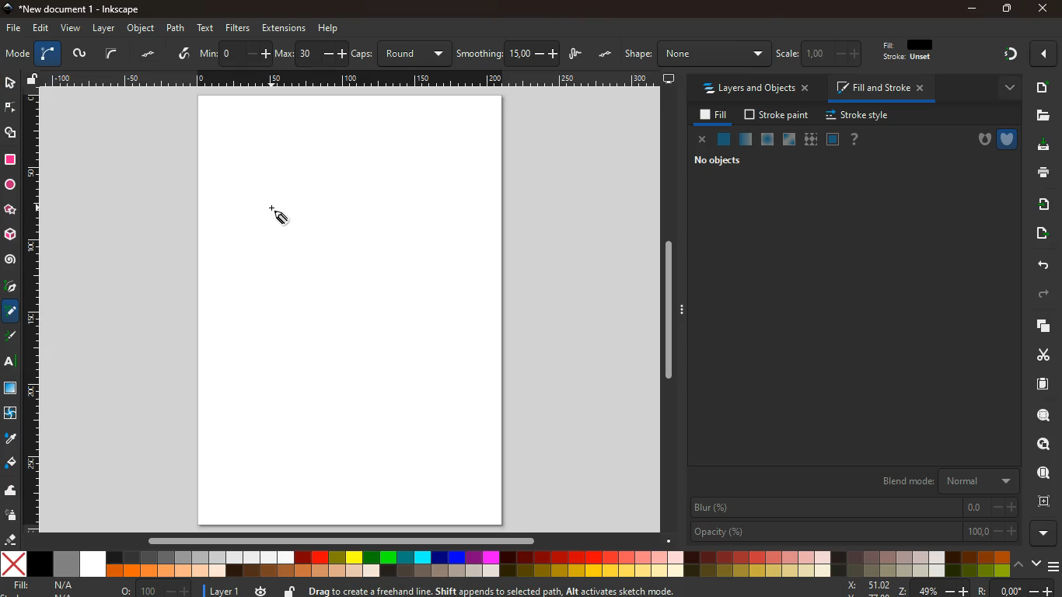 The image size is (1062, 597). I want to click on use, so click(1044, 473).